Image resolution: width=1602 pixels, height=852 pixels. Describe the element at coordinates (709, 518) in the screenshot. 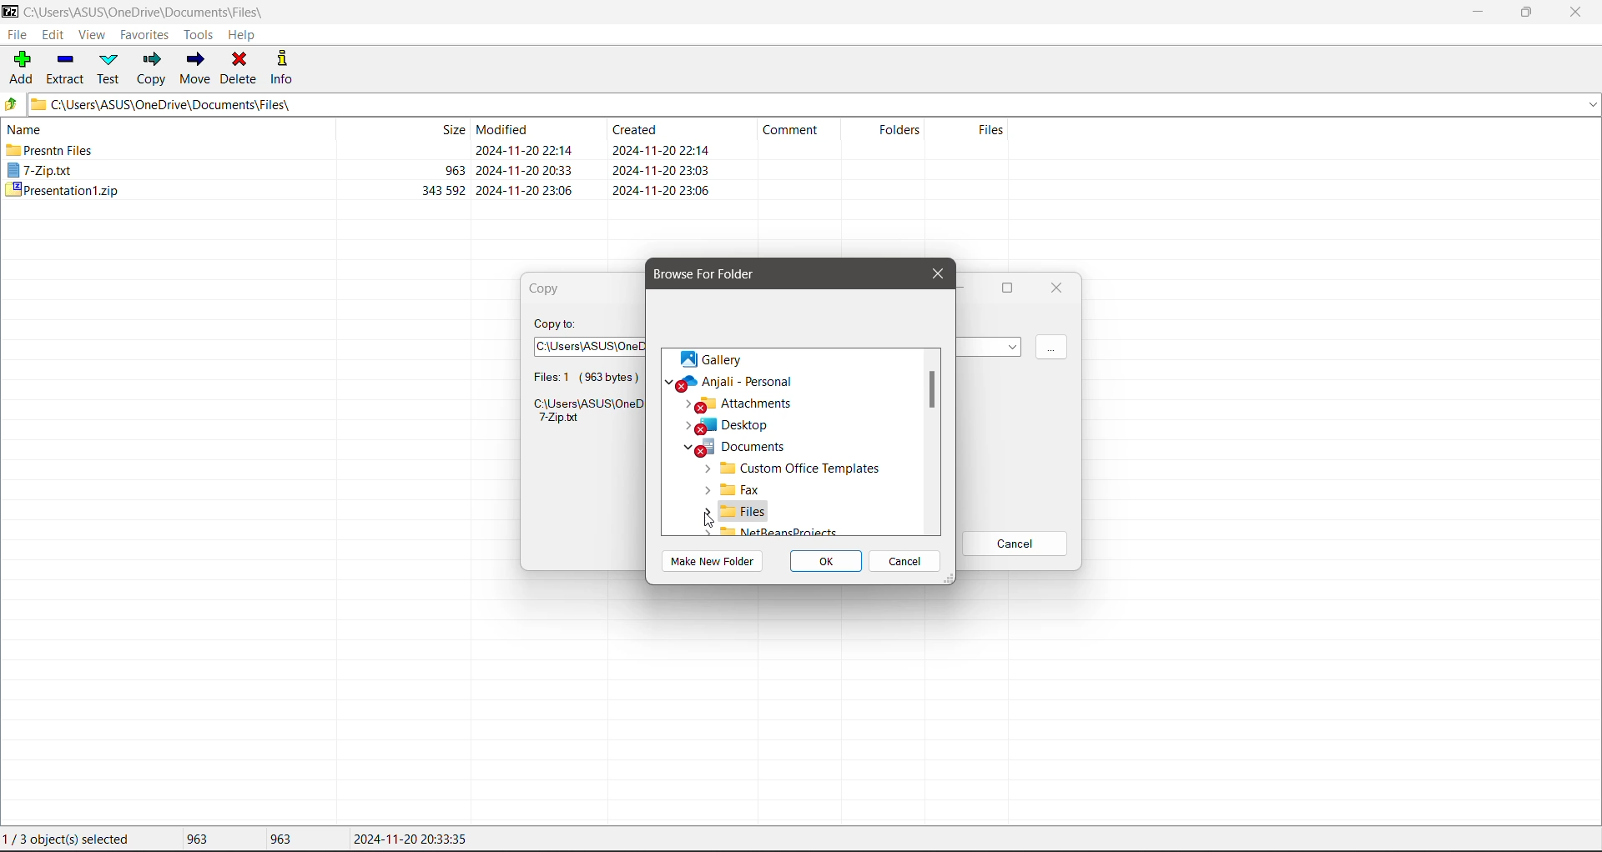

I see `cursor` at that location.